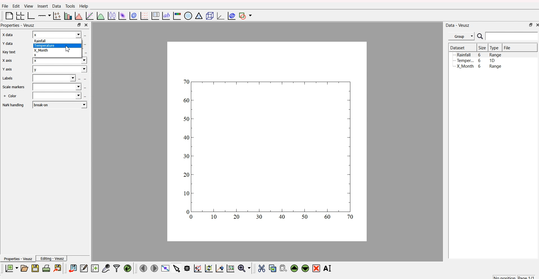 The image size is (539, 279). I want to click on plot key, so click(155, 16).